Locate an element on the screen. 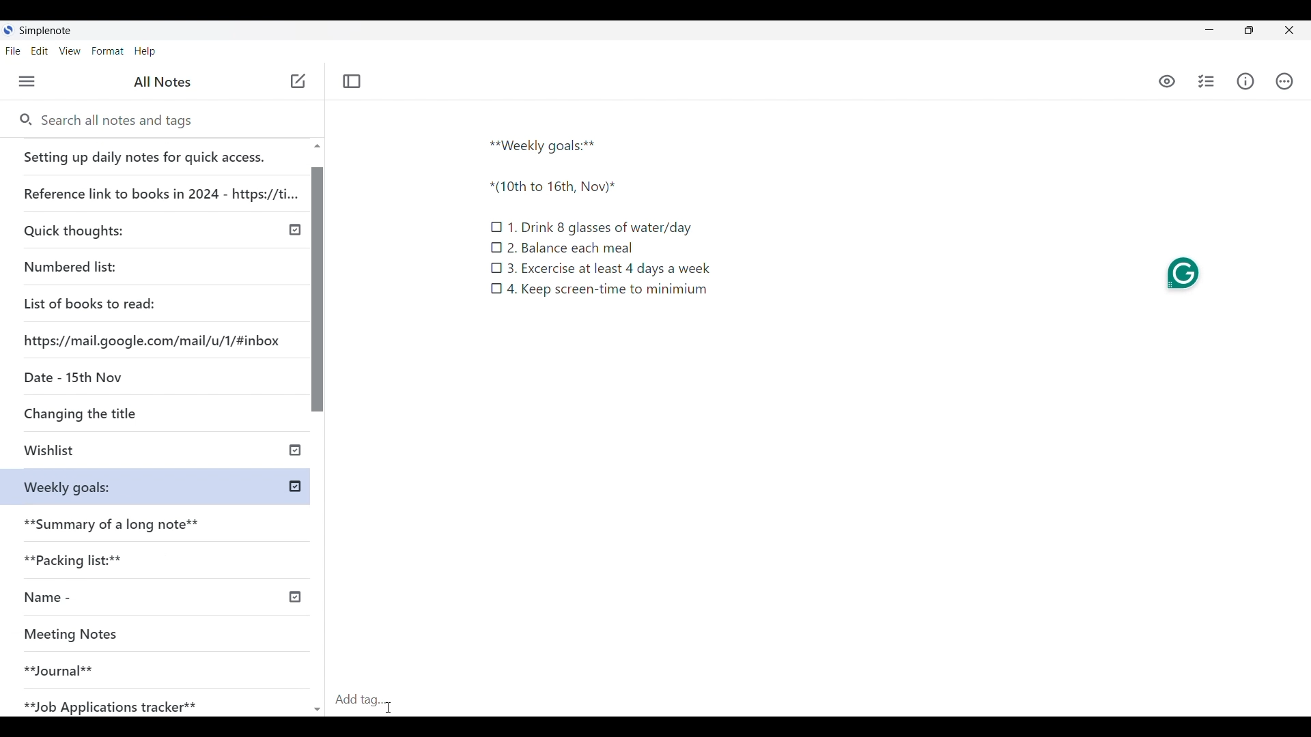 The width and height of the screenshot is (1311, 737). Summary is located at coordinates (163, 520).